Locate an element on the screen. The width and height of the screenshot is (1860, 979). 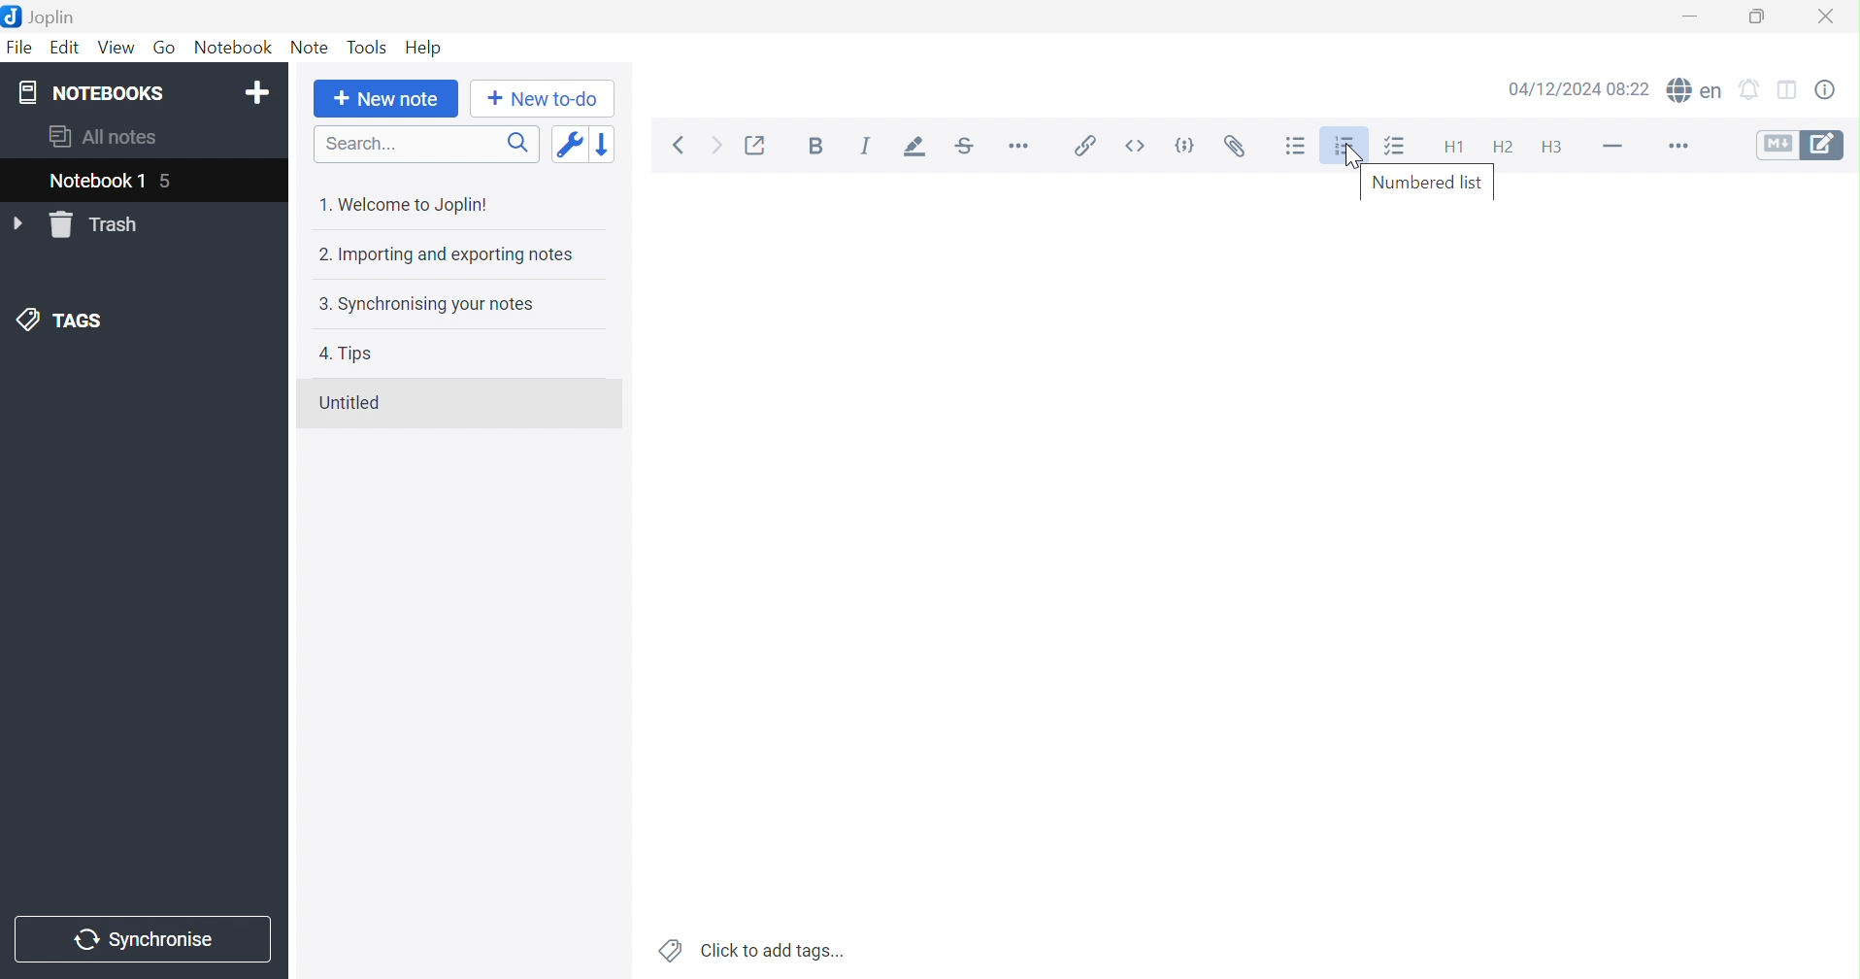
Click to add tags is located at coordinates (752, 948).